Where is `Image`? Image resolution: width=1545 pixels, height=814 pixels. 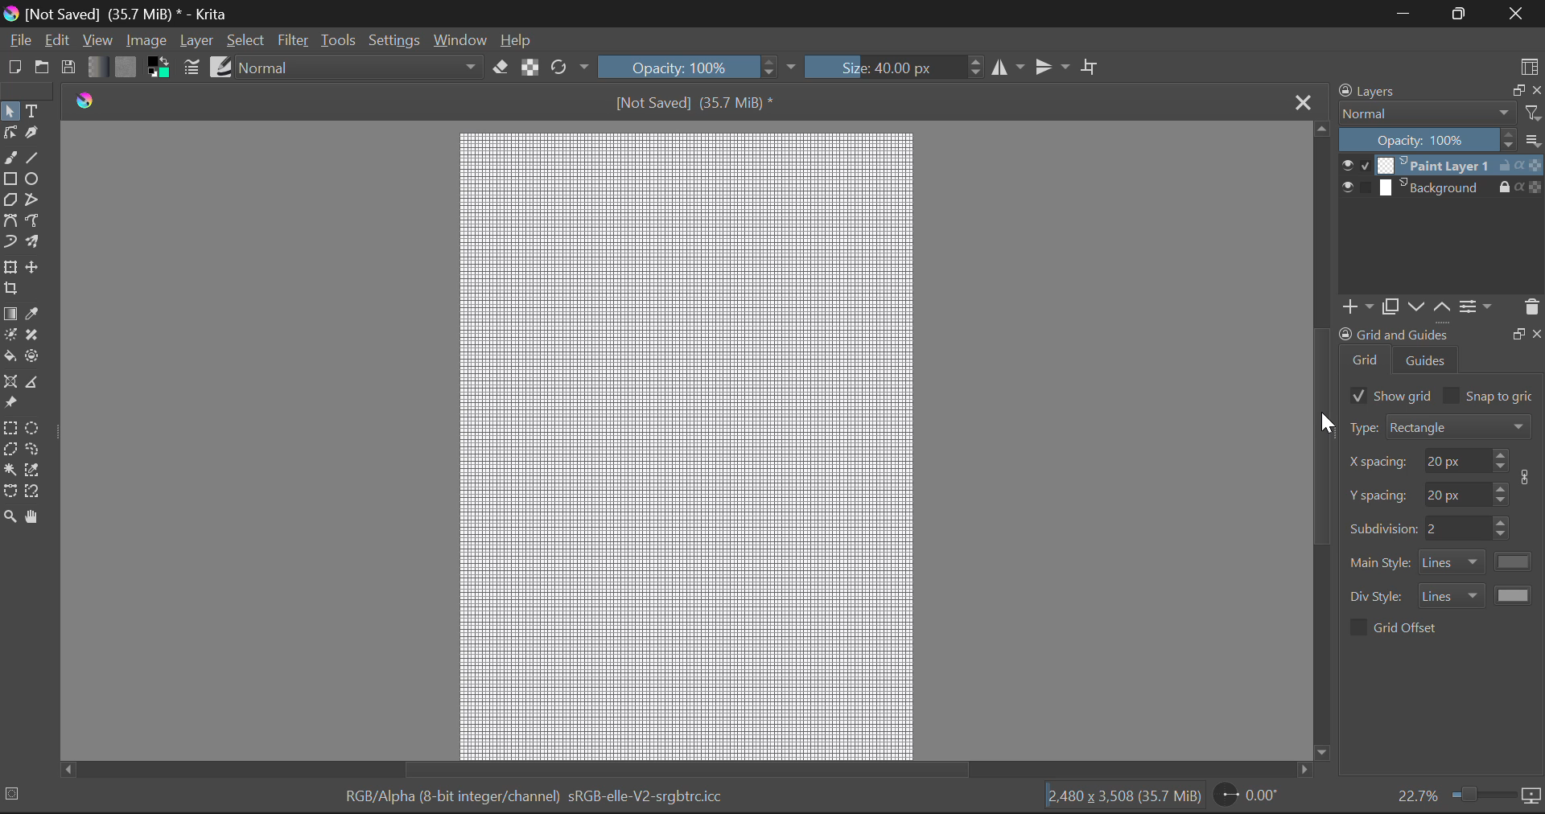
Image is located at coordinates (146, 40).